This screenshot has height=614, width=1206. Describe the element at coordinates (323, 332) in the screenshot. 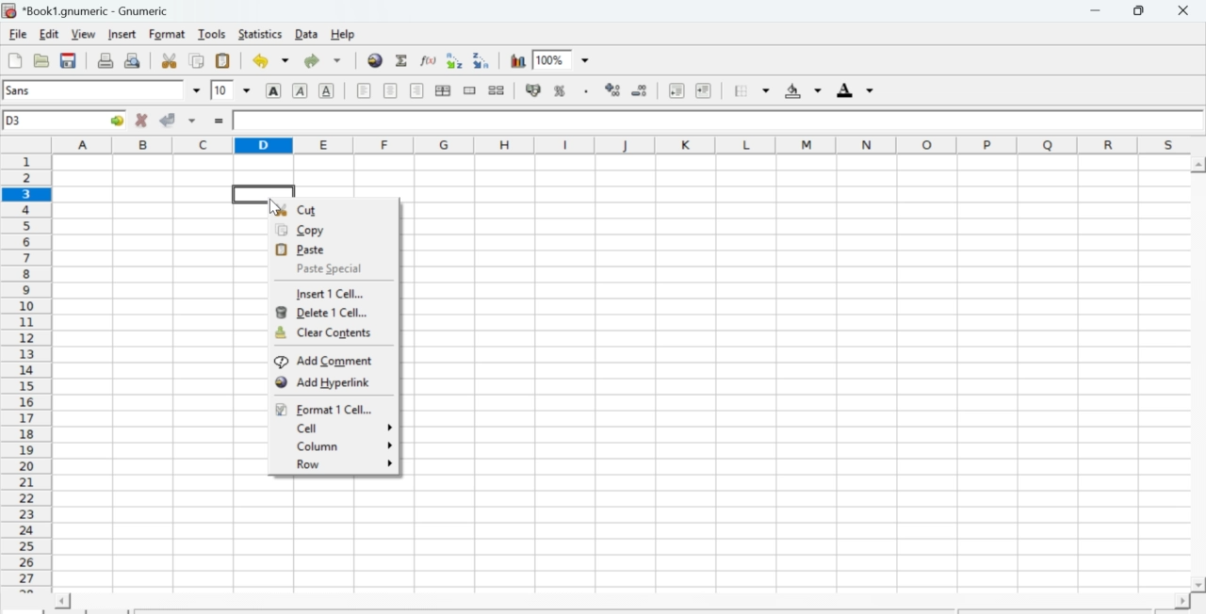

I see `Clear contents` at that location.